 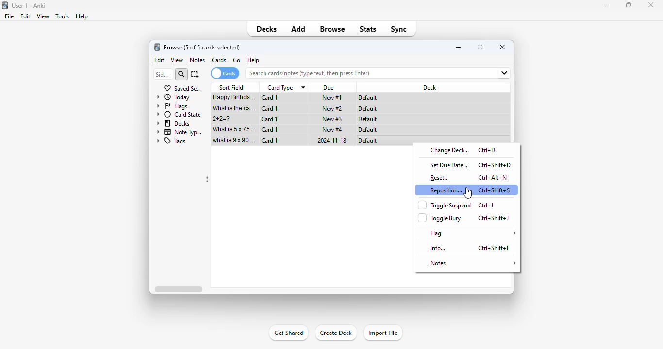 What do you see at coordinates (367, 119) in the screenshot?
I see `default` at bounding box center [367, 119].